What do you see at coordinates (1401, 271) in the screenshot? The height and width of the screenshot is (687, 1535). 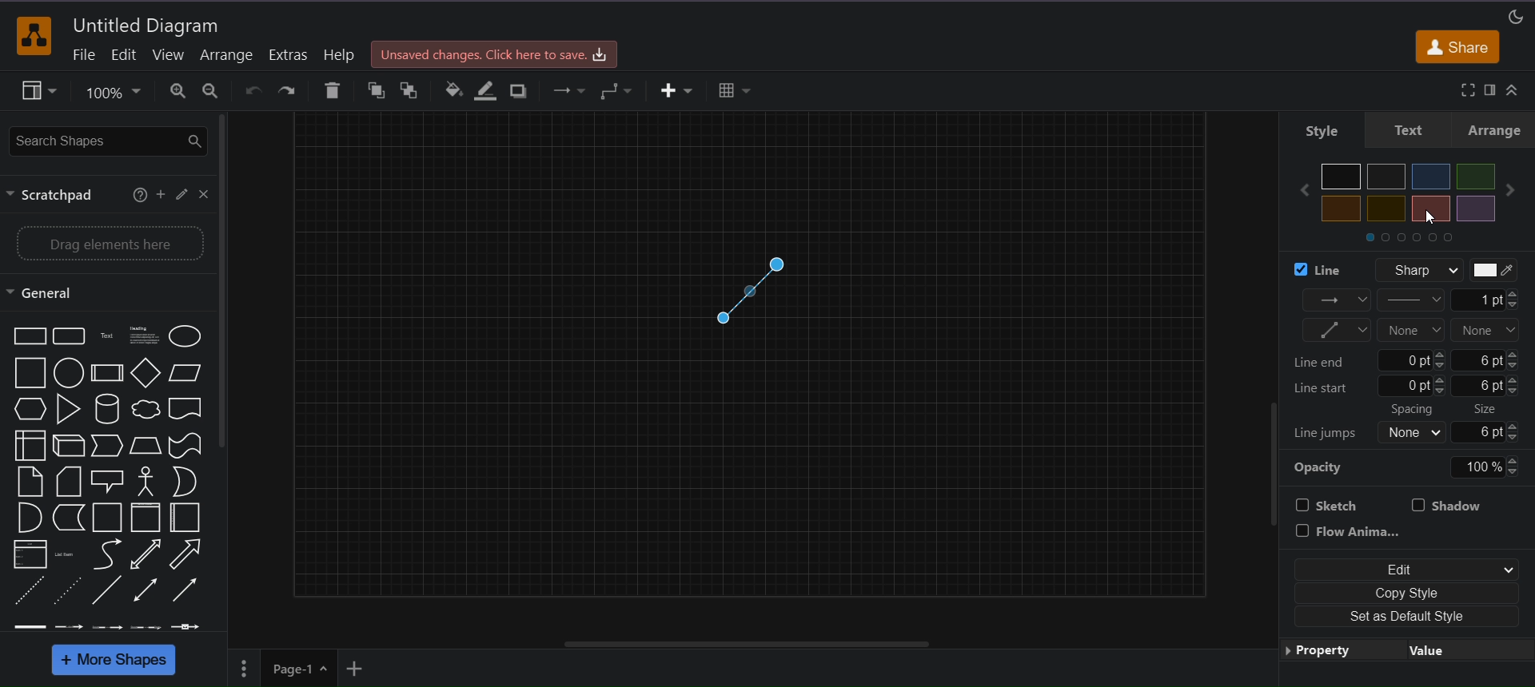 I see `line` at bounding box center [1401, 271].